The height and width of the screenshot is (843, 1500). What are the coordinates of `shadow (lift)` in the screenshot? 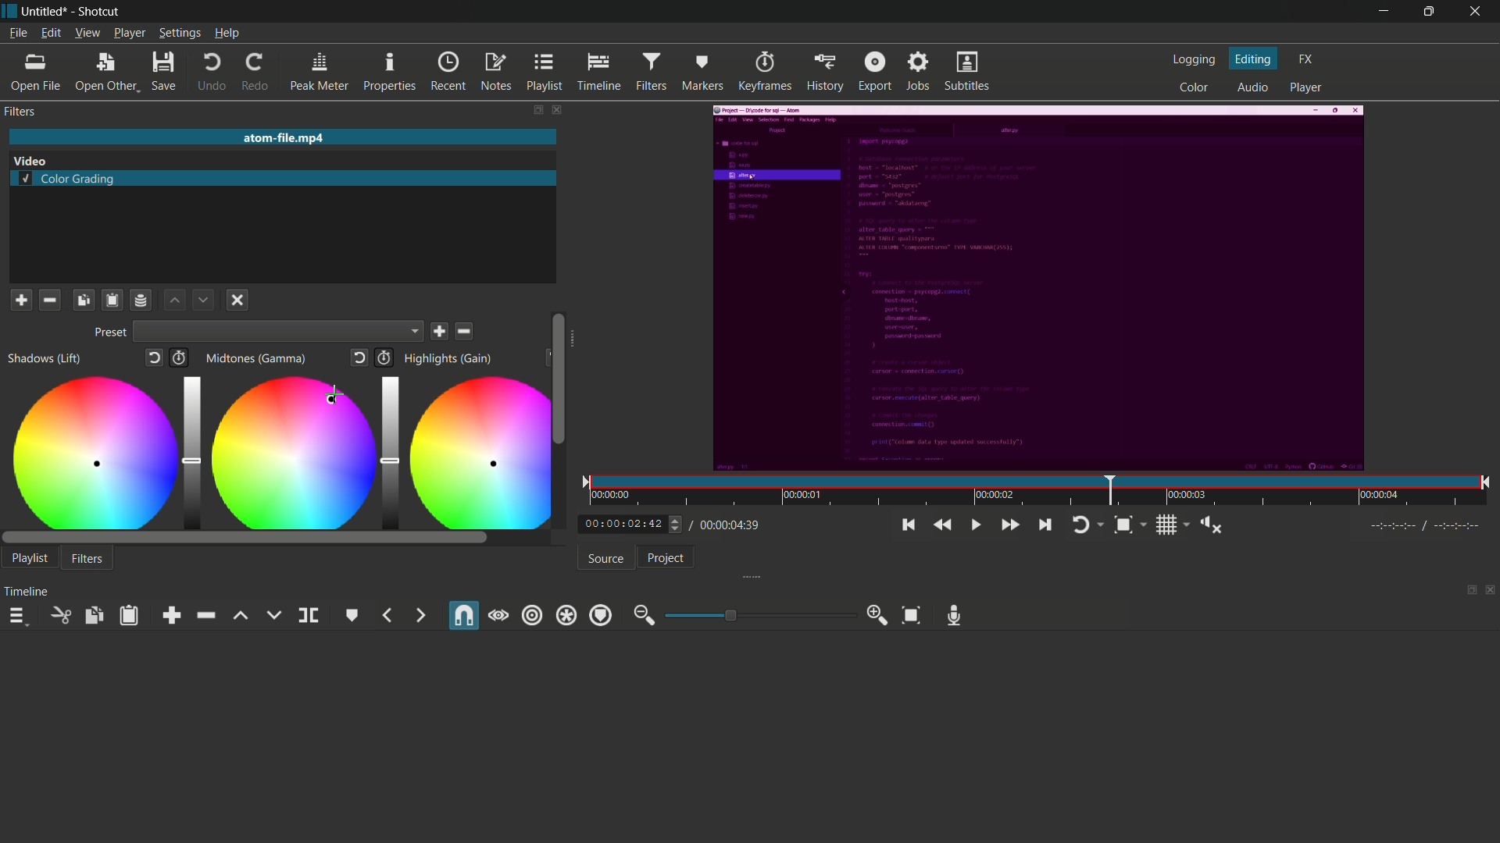 It's located at (45, 359).